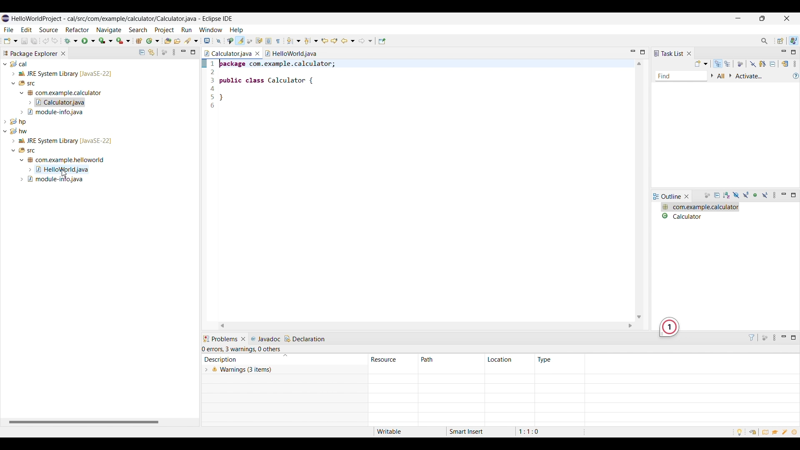 Image resolution: width=800 pixels, height=450 pixels. I want to click on Add new task and related options, so click(702, 64).